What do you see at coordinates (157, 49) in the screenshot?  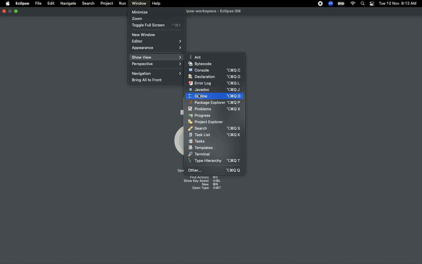 I see `Appearance` at bounding box center [157, 49].